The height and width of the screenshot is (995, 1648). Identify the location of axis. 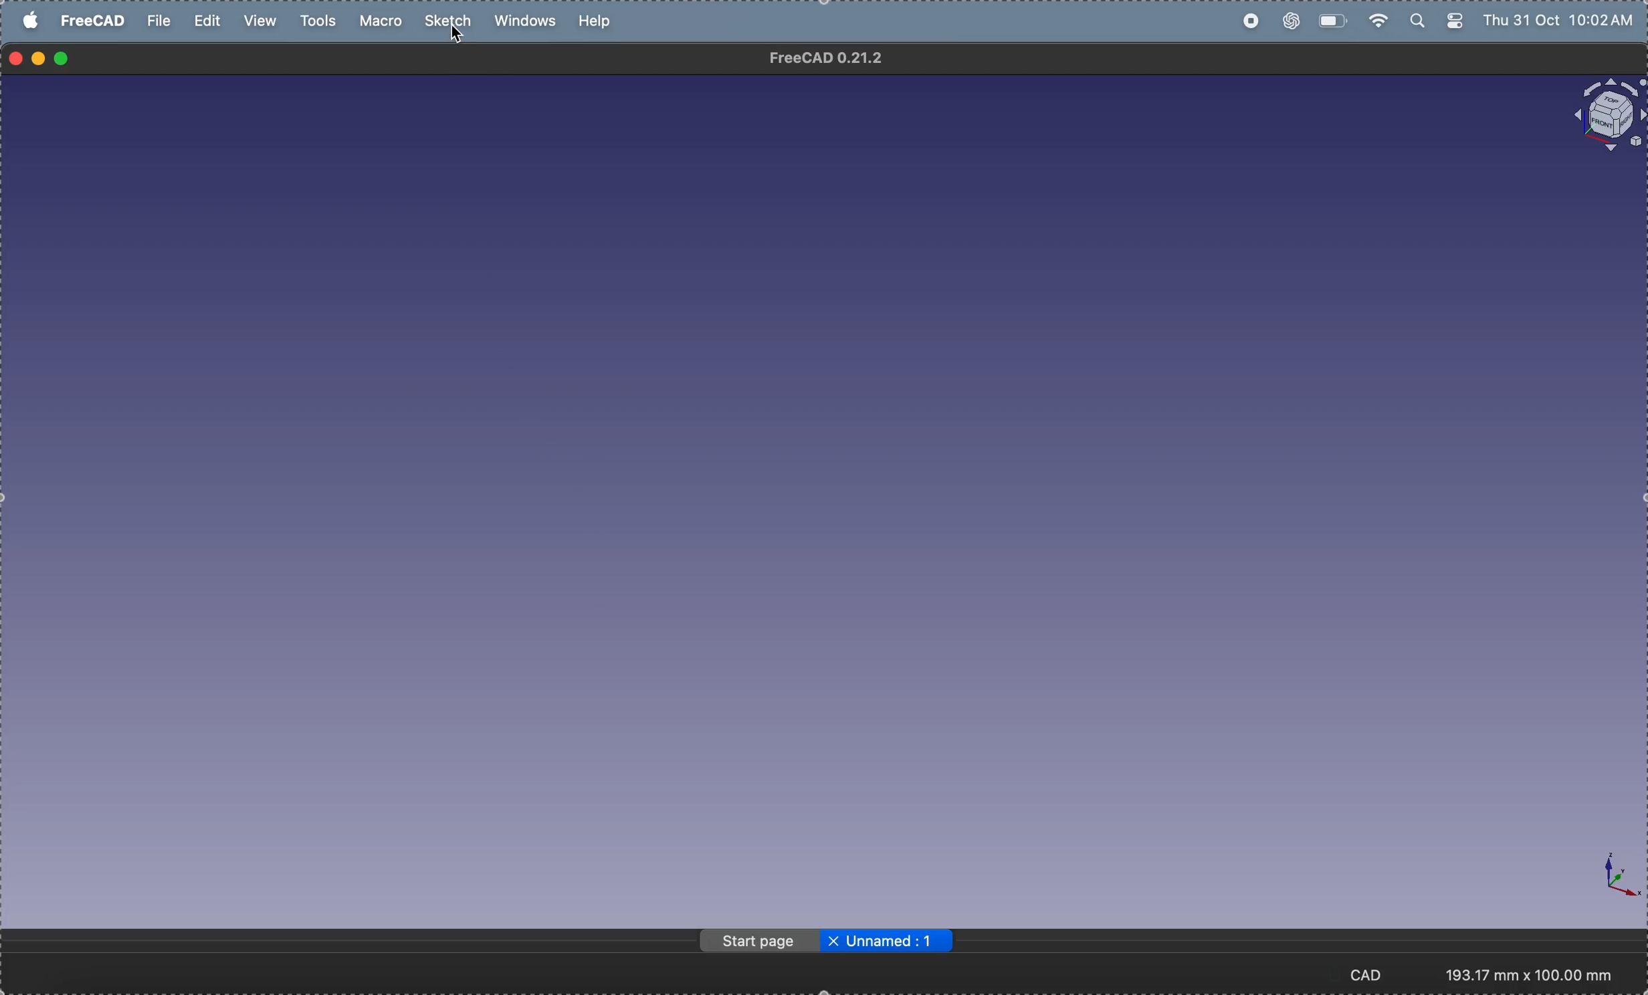
(1608, 873).